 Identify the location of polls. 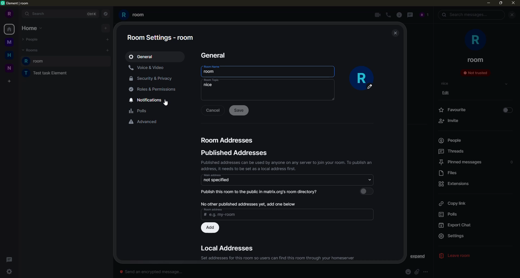
(139, 111).